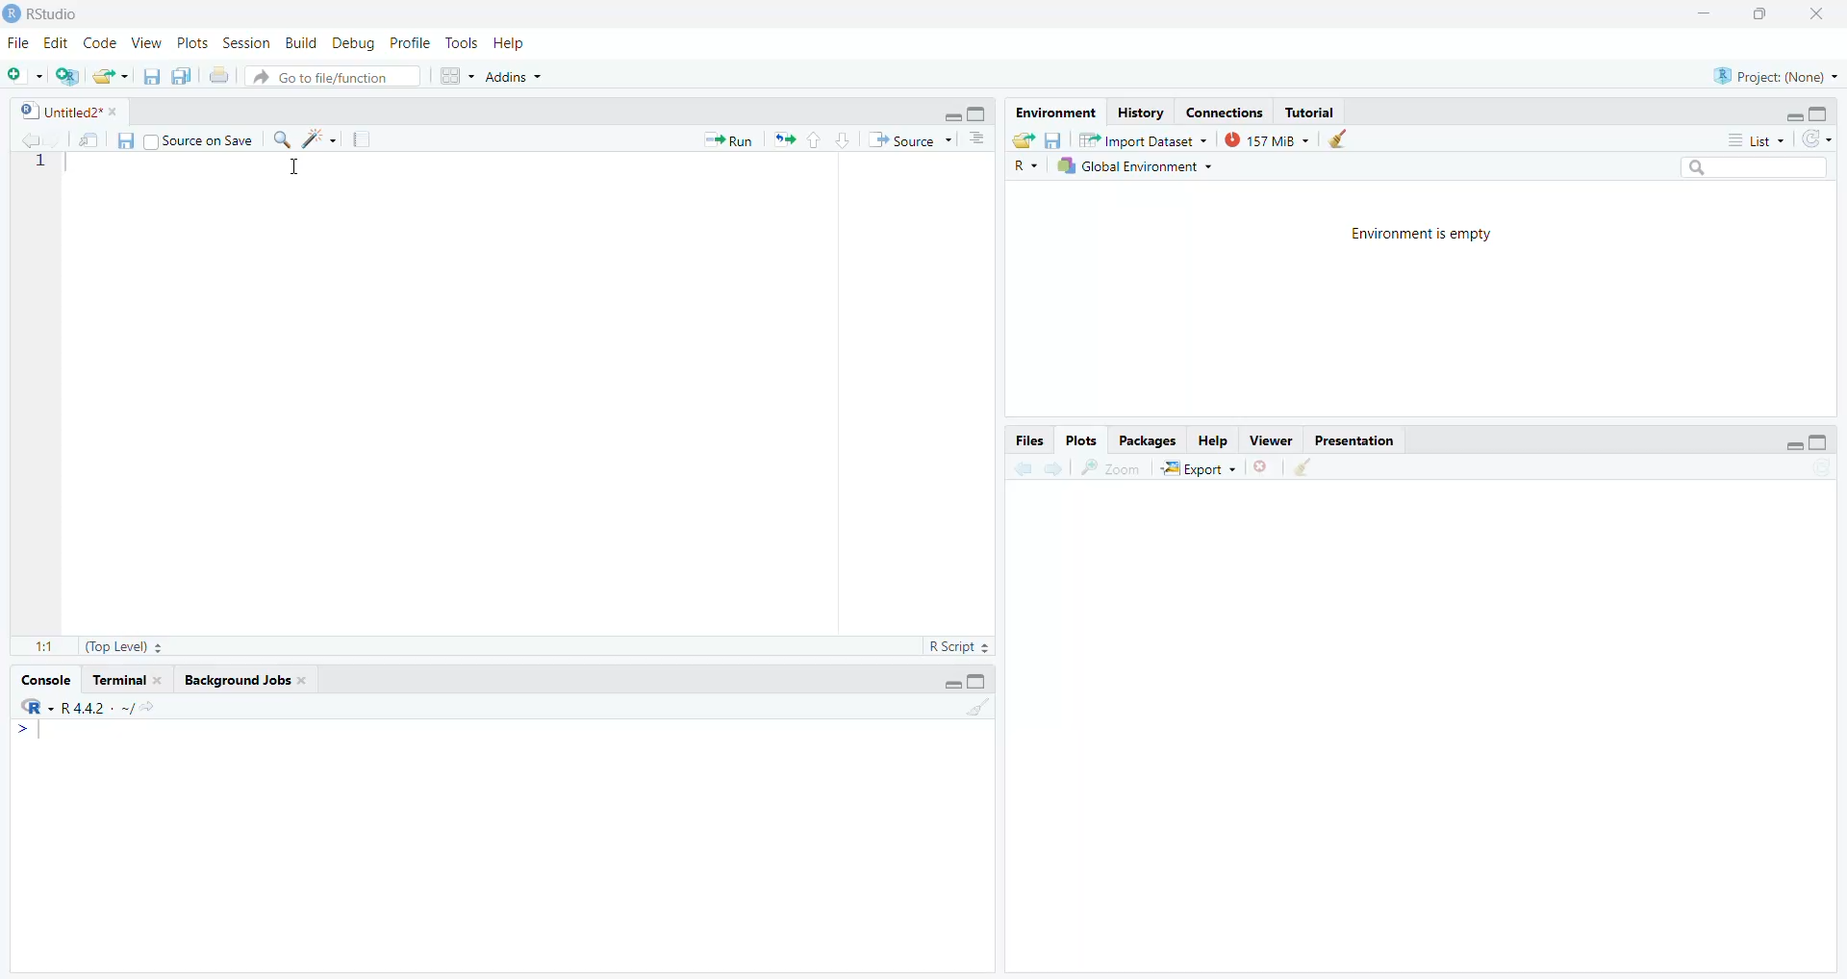 The width and height of the screenshot is (1847, 979). What do you see at coordinates (461, 75) in the screenshot?
I see `workspace panes` at bounding box center [461, 75].